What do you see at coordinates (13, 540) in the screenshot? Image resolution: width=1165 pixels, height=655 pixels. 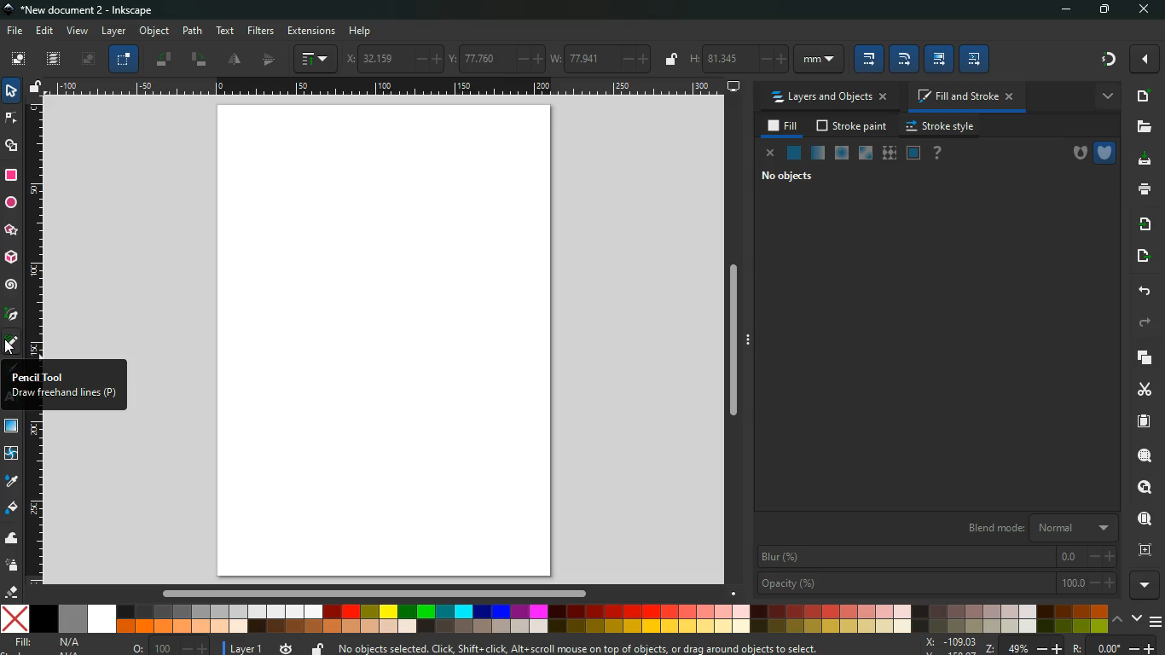 I see `wave` at bounding box center [13, 540].